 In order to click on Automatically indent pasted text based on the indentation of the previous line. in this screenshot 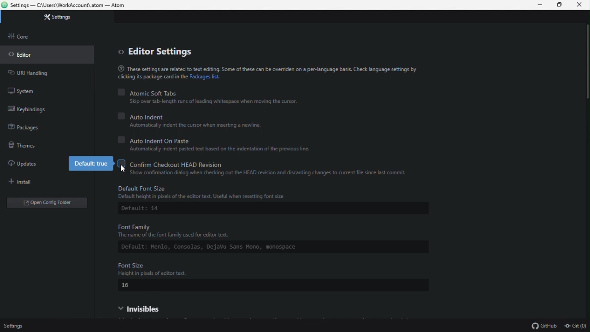, I will do `click(223, 149)`.